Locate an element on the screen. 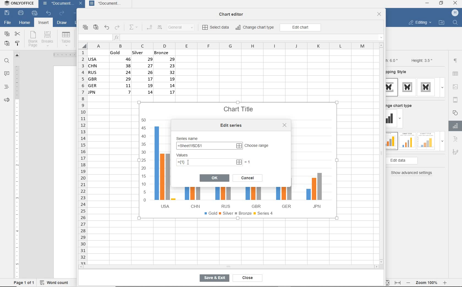 This screenshot has height=287, width=462. save & exit is located at coordinates (213, 279).